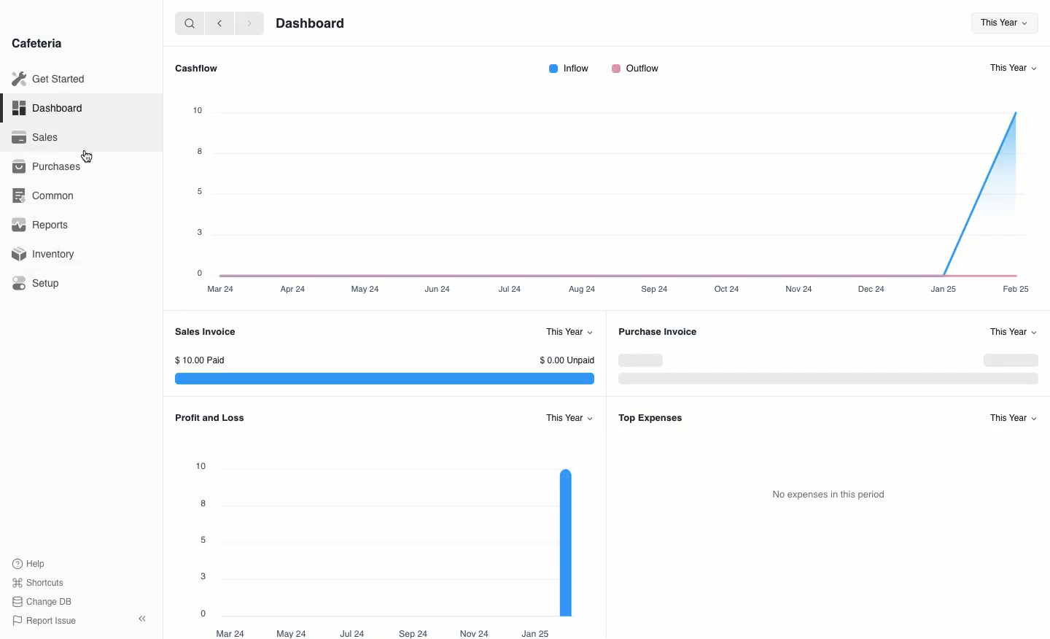 Image resolution: width=1050 pixels, height=639 pixels. I want to click on Cafeteria, so click(36, 44).